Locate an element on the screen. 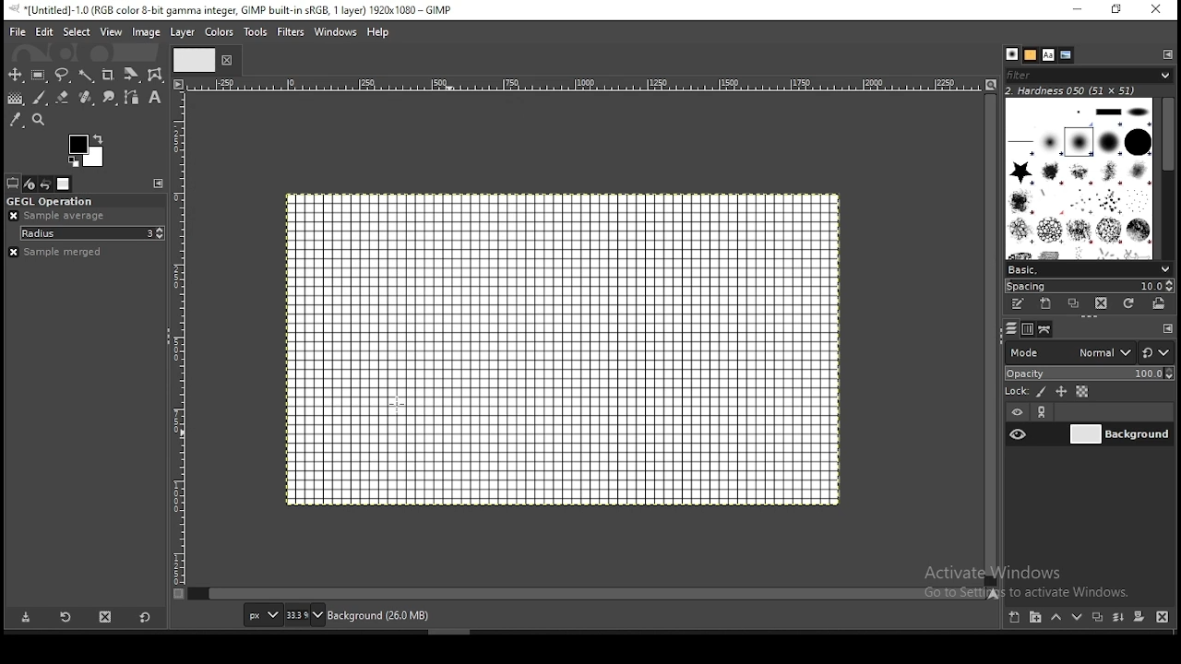 The image size is (1181, 664). brushes is located at coordinates (1078, 179).